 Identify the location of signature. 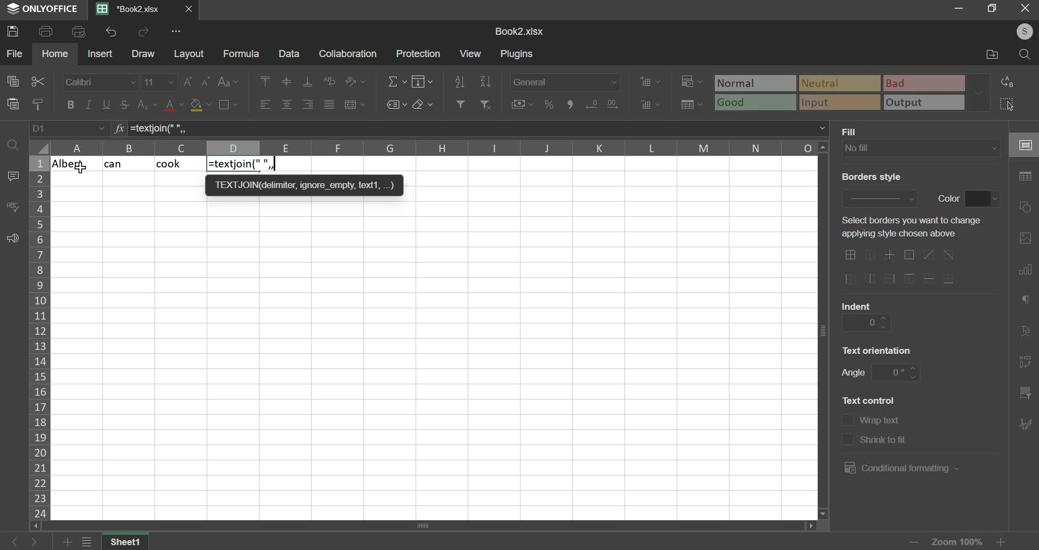
(1025, 423).